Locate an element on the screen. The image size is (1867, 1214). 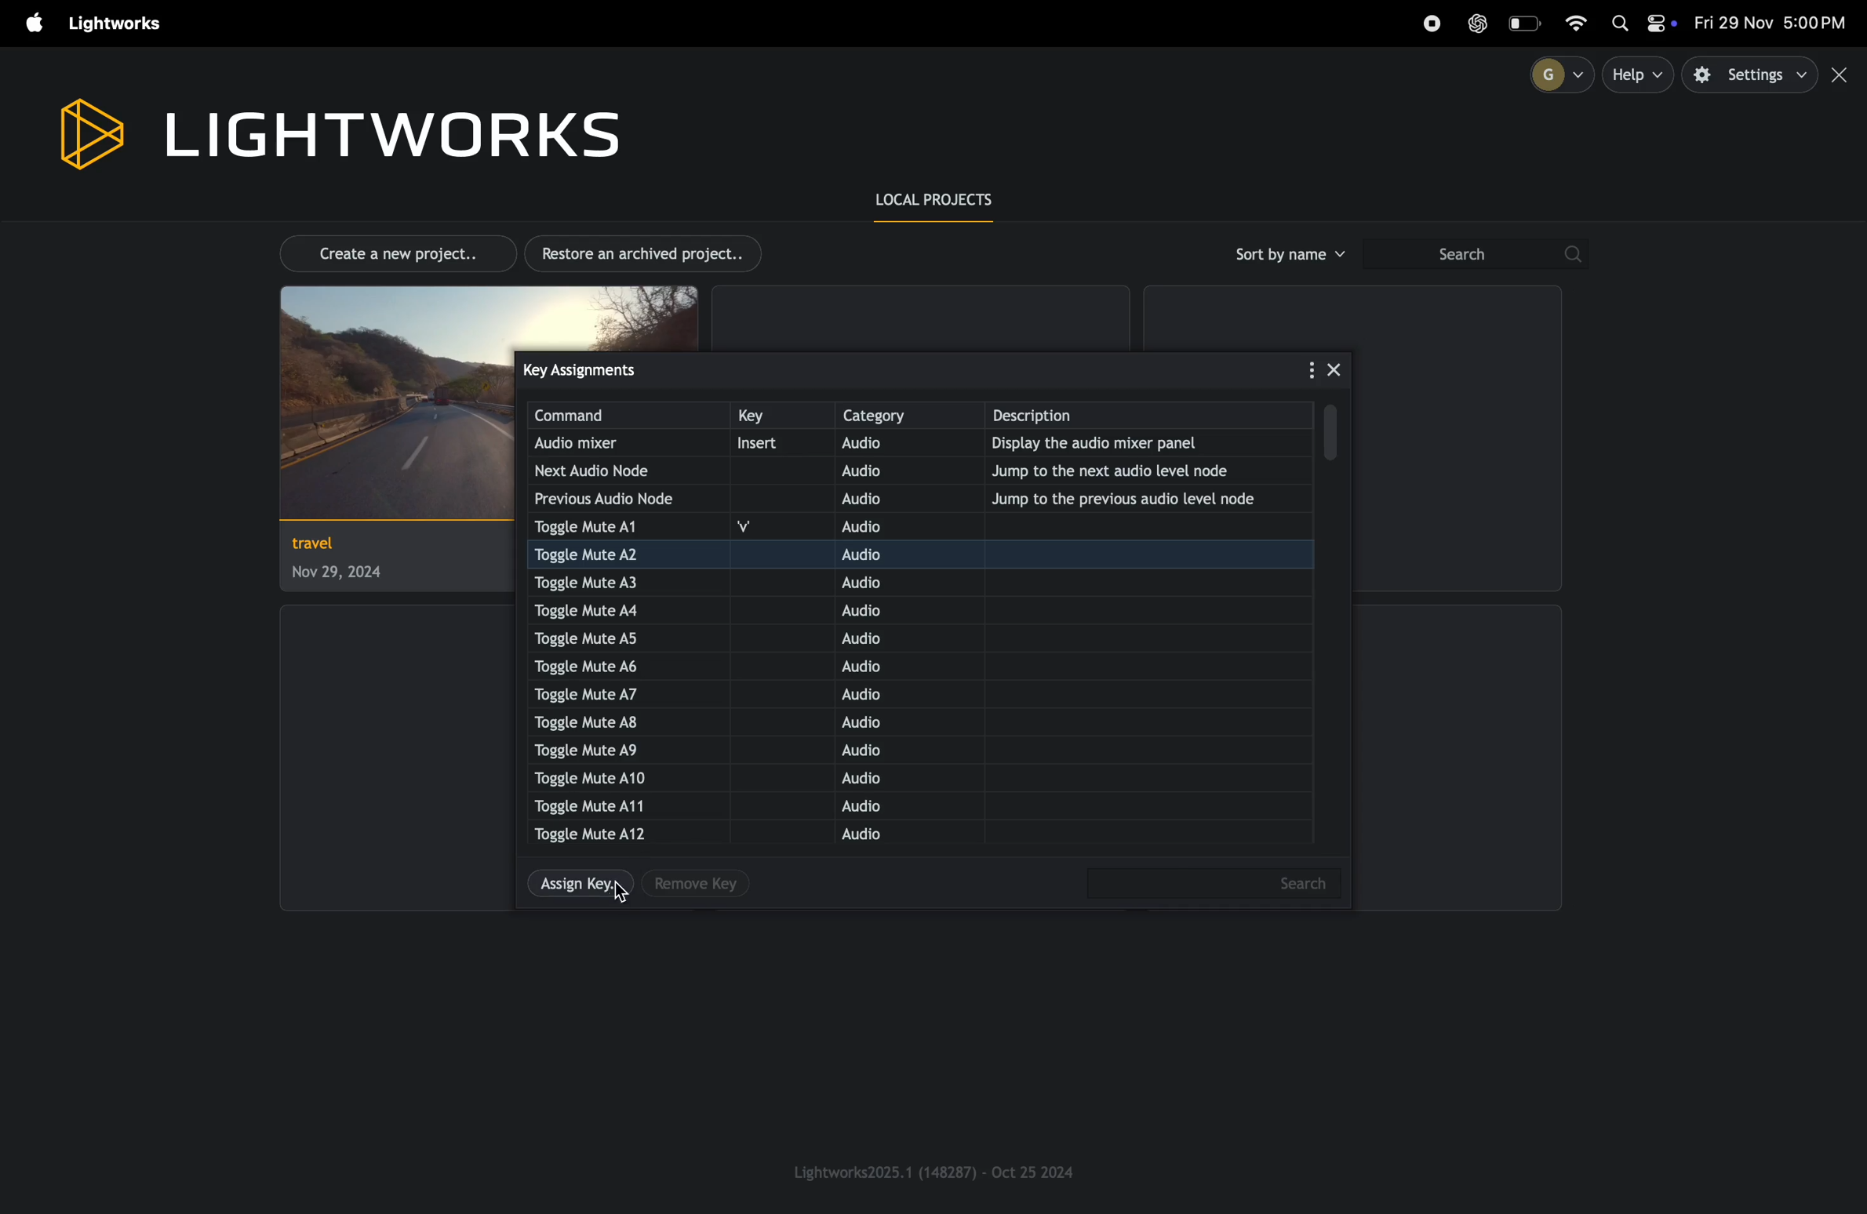
local prroject is located at coordinates (945, 202).